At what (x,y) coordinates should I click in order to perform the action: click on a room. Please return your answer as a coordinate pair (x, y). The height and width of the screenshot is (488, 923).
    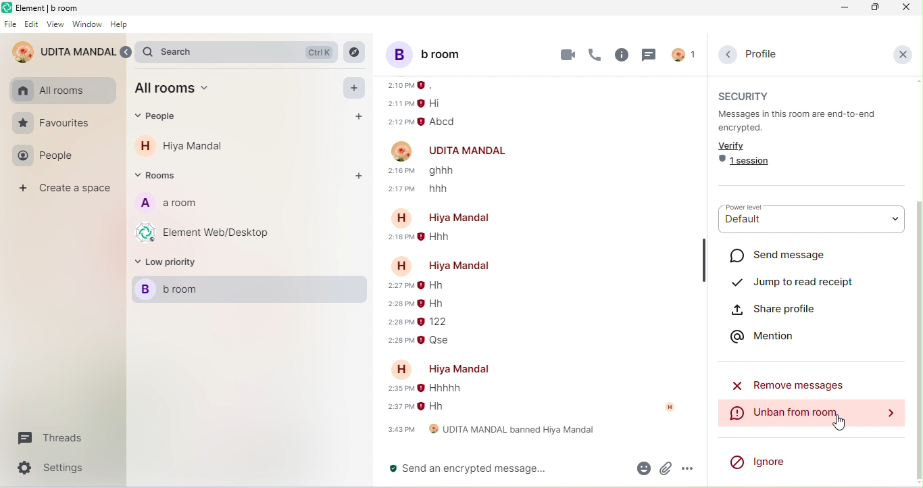
    Looking at the image, I should click on (167, 205).